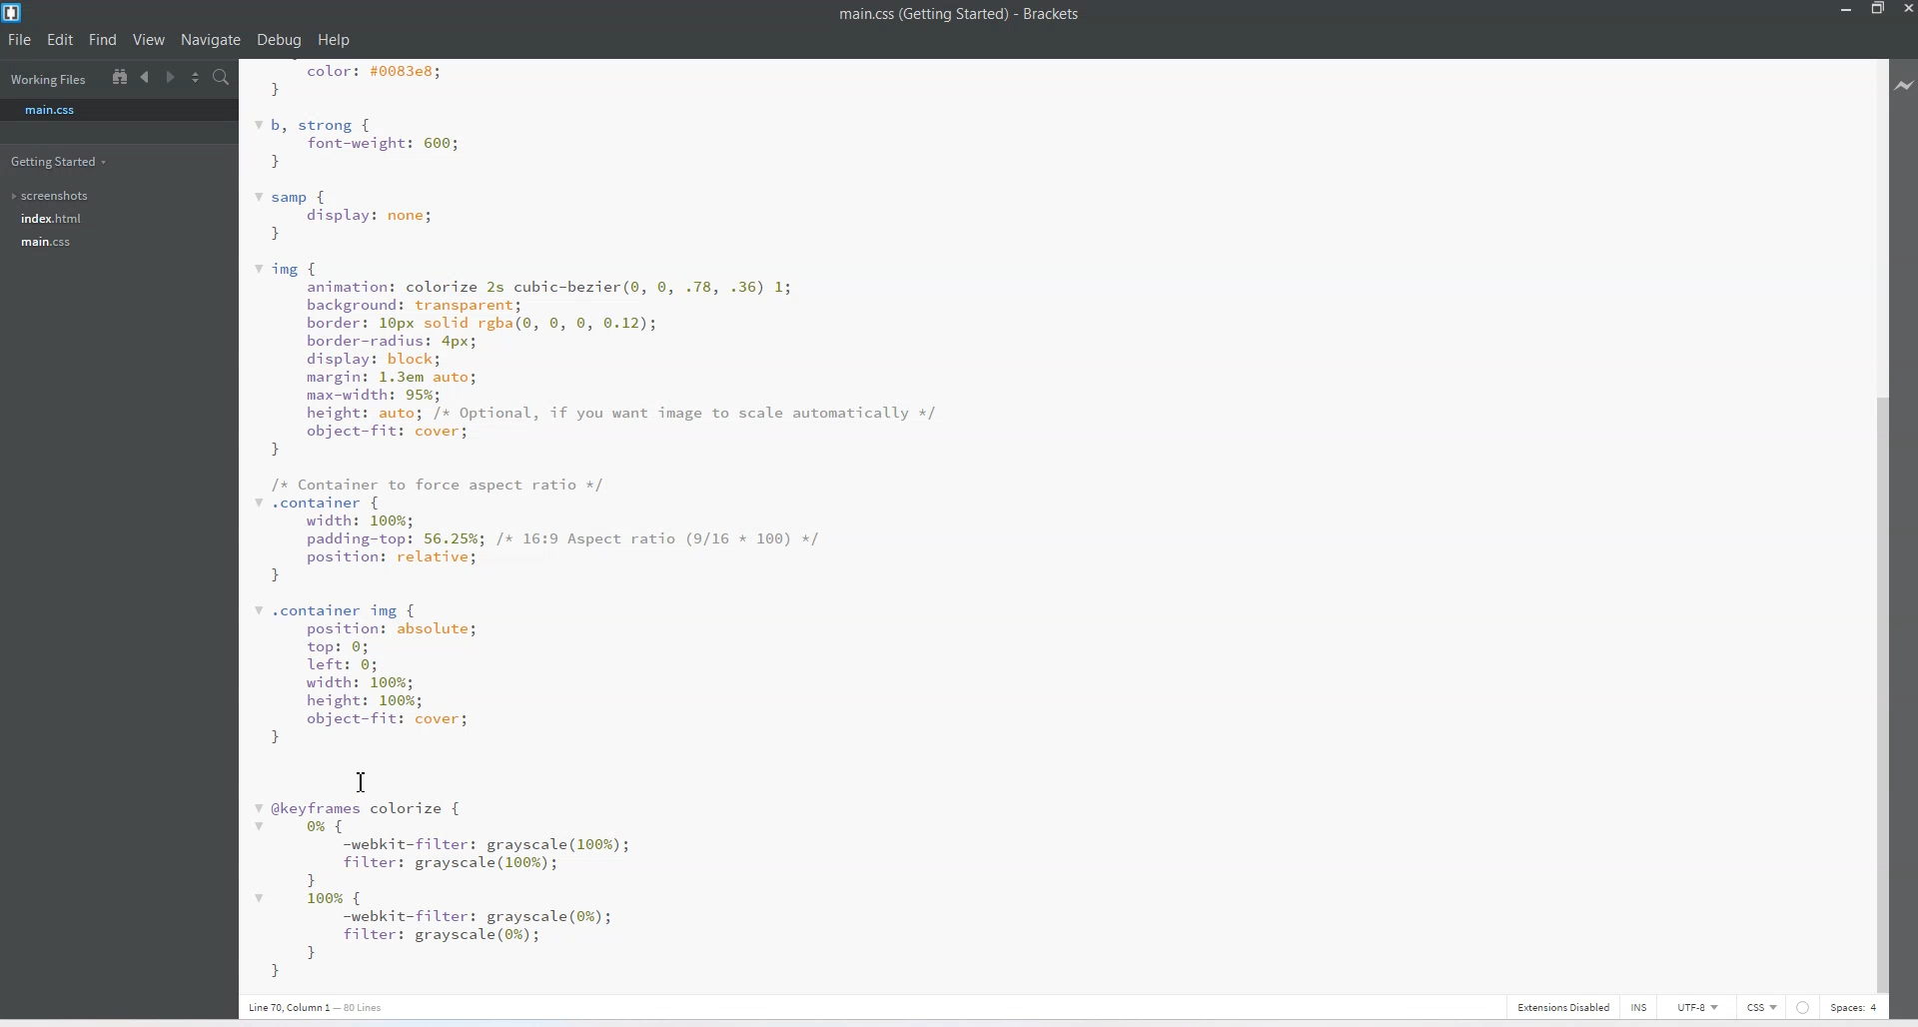 This screenshot has height=1027, width=1918. Describe the element at coordinates (1629, 1006) in the screenshot. I see `INS` at that location.